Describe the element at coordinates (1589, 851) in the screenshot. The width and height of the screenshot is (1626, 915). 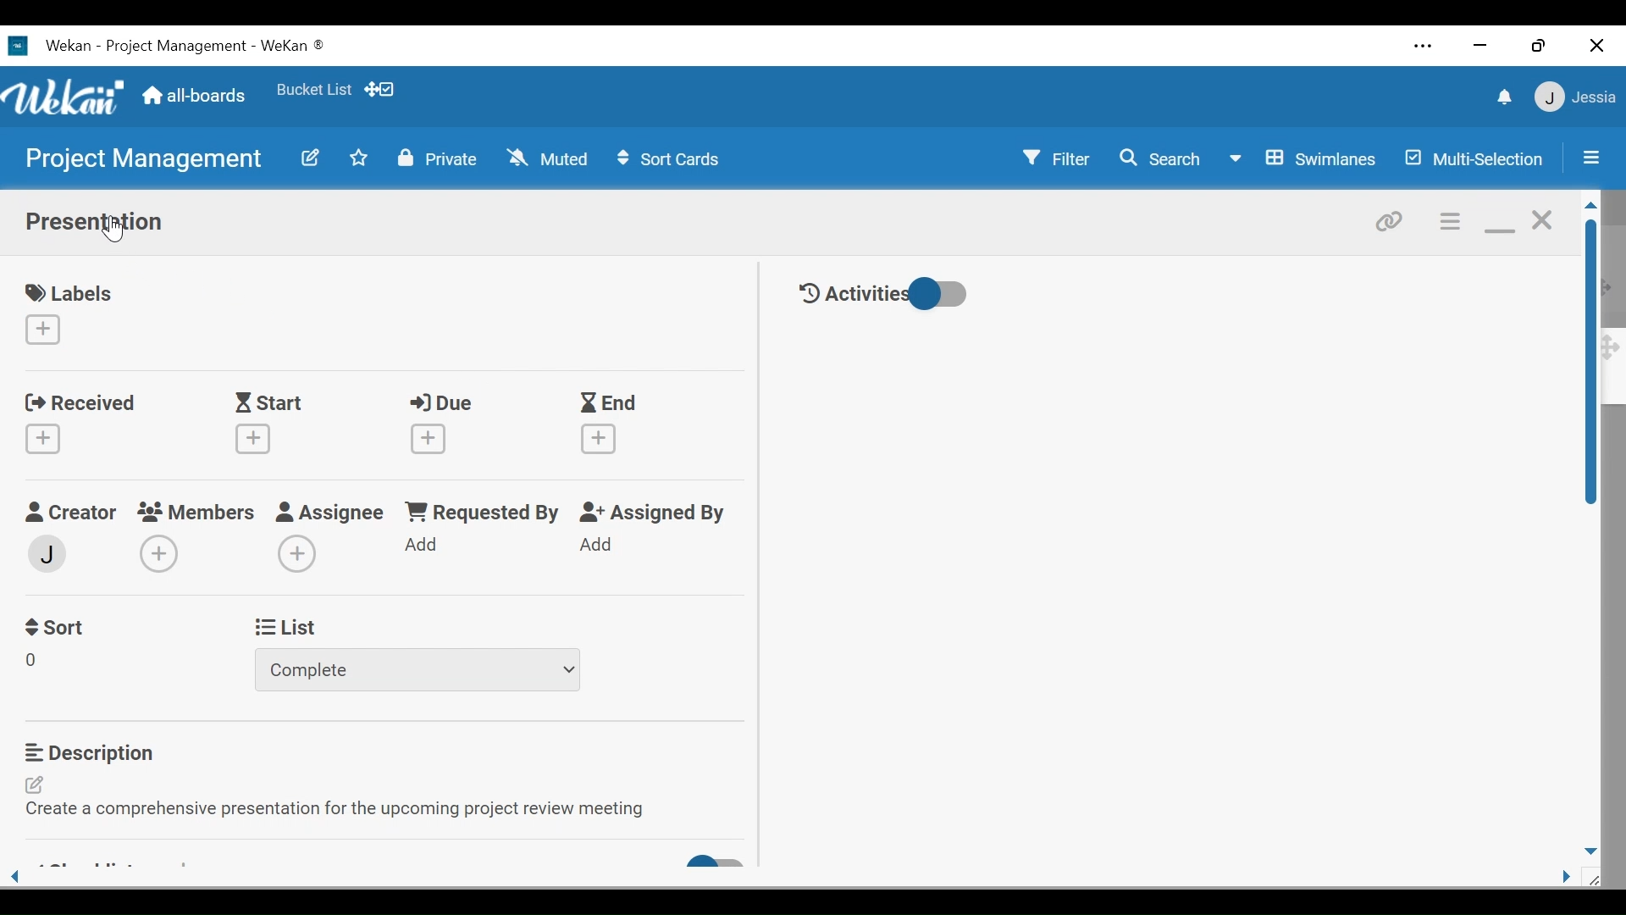
I see `Scroll down` at that location.